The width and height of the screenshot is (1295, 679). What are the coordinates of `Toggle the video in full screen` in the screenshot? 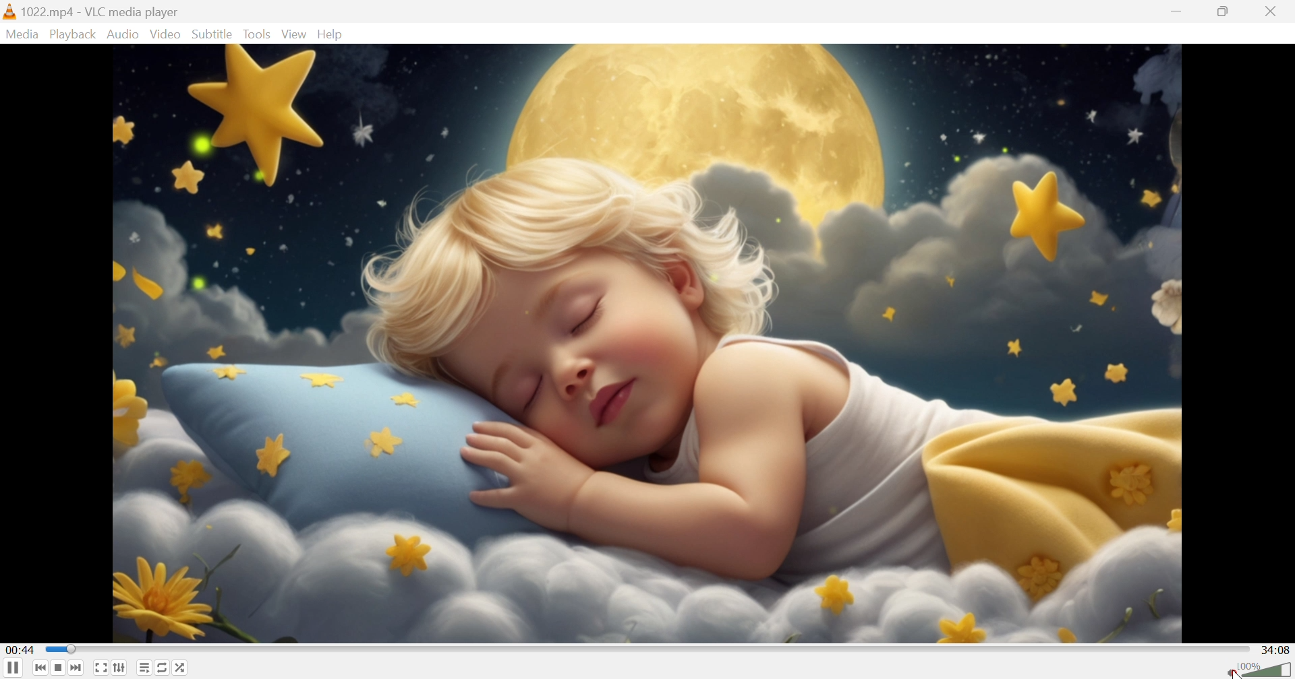 It's located at (101, 670).